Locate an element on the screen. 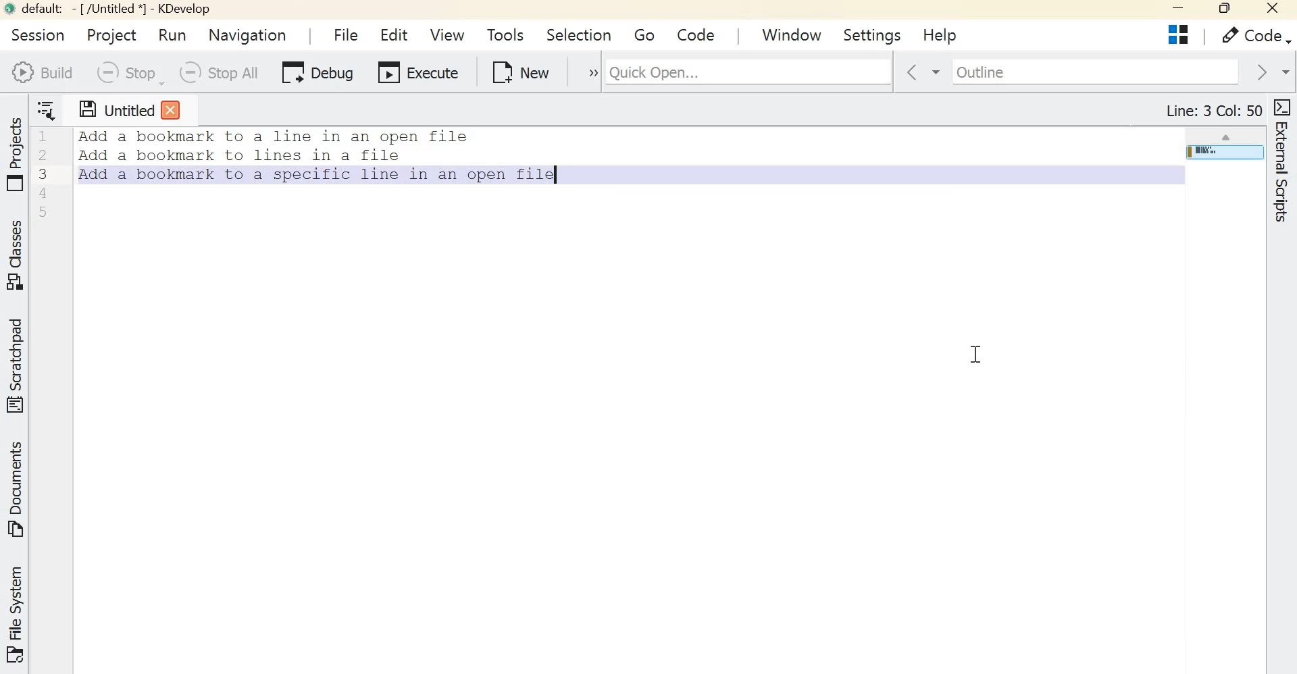 Image resolution: width=1297 pixels, height=674 pixels. cursor is located at coordinates (975, 357).